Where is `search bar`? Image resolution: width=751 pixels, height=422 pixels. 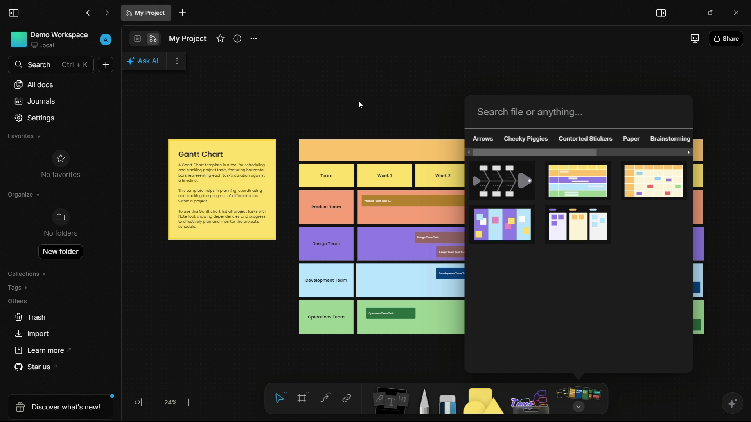 search bar is located at coordinates (51, 65).